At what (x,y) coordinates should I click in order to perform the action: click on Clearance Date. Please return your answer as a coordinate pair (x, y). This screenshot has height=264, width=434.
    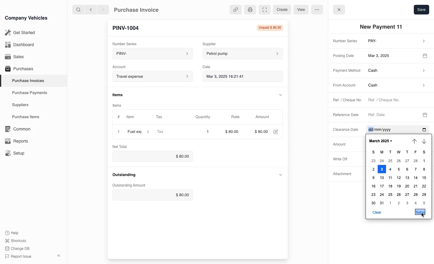
    Looking at the image, I should click on (344, 130).